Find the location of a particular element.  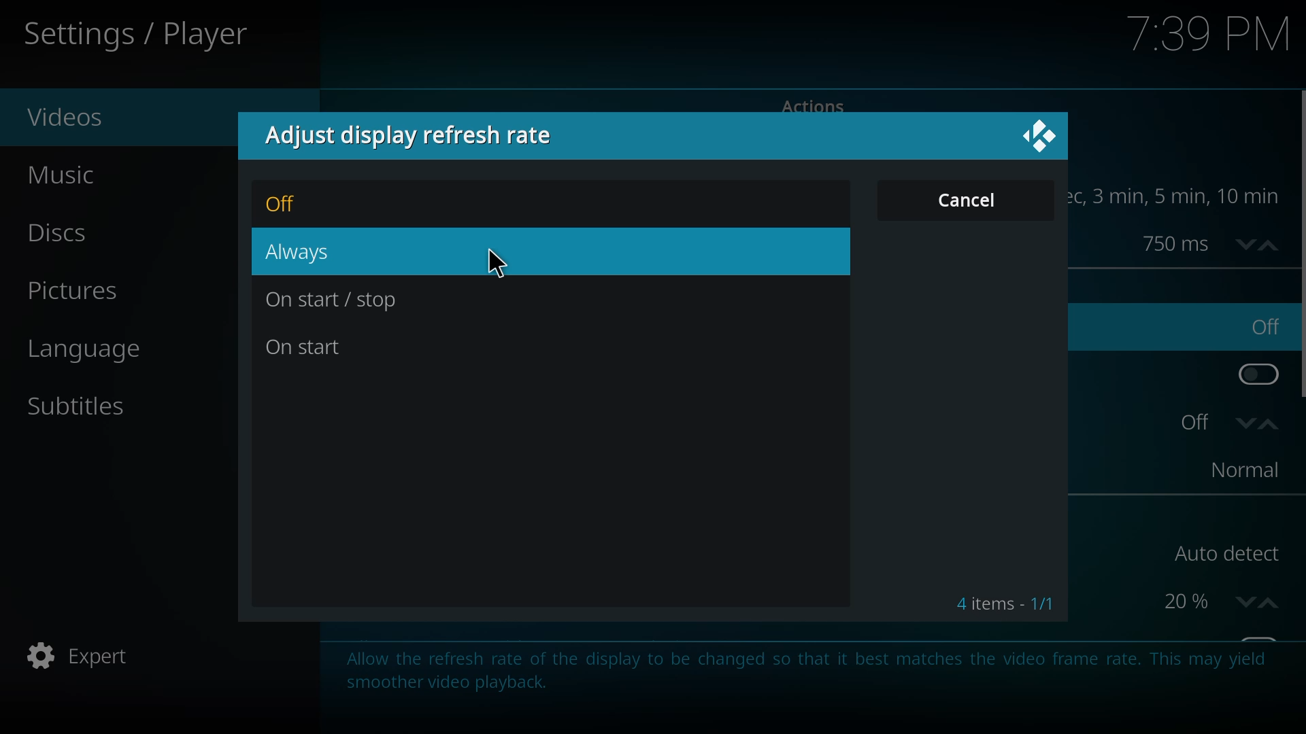

adjust display refresh rate is located at coordinates (421, 137).